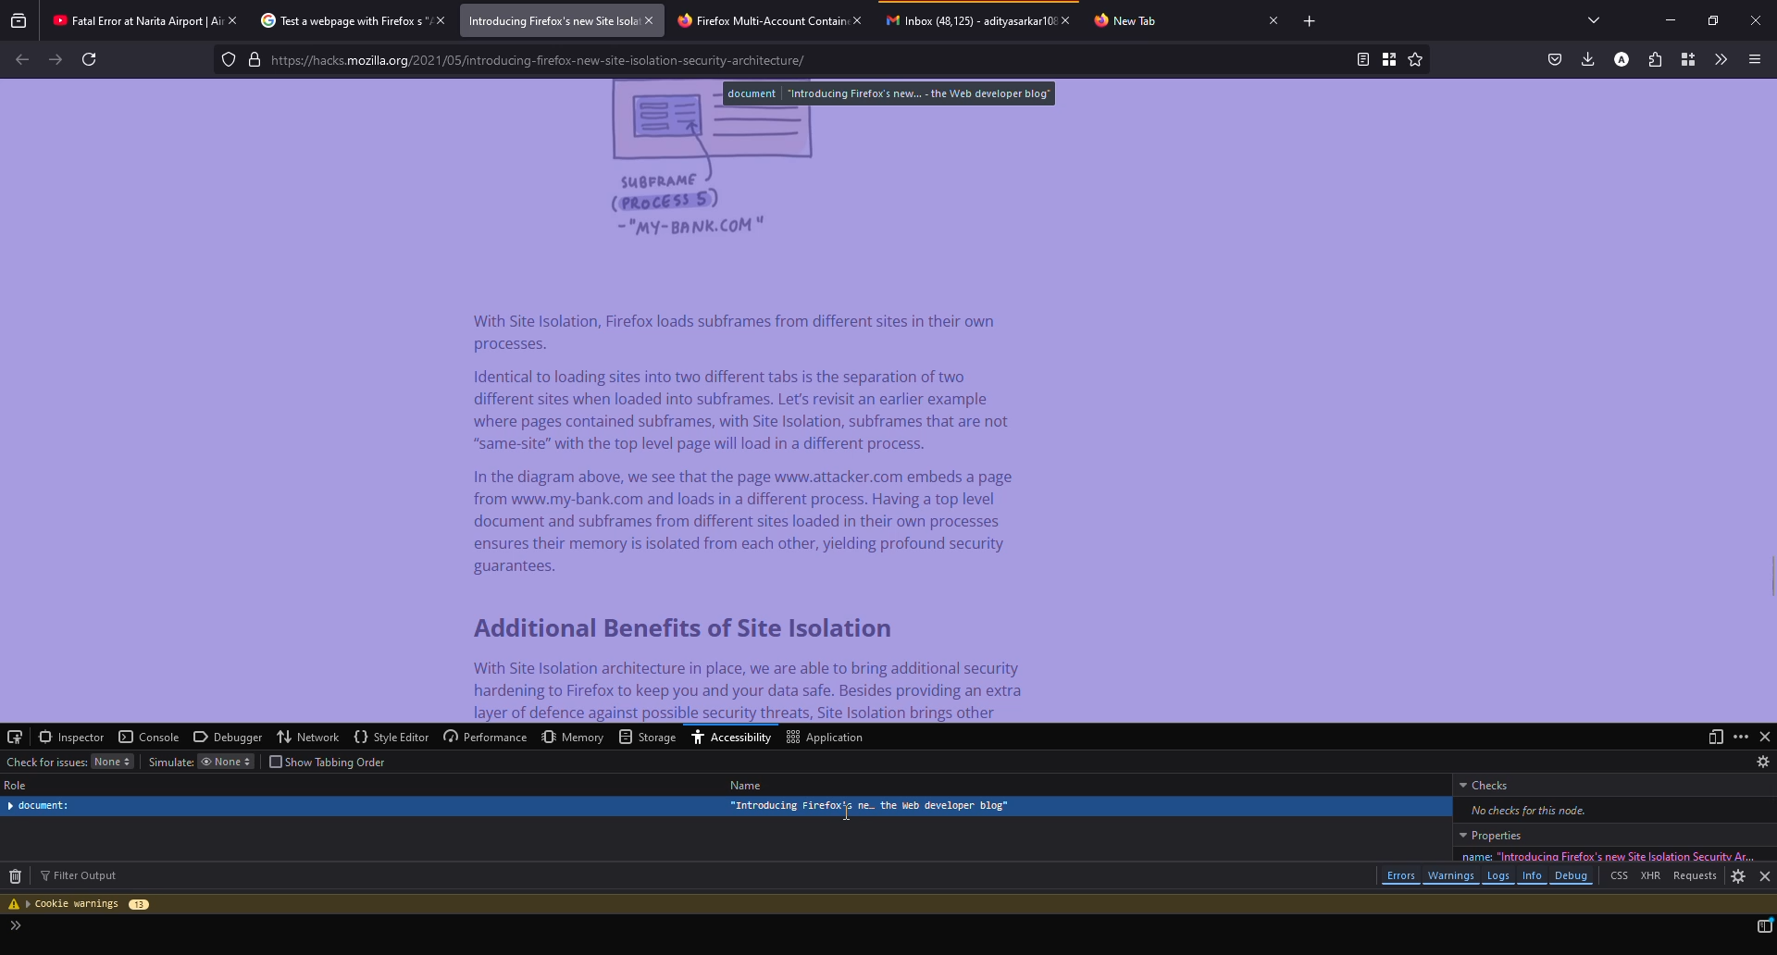 Image resolution: width=1777 pixels, height=955 pixels. Describe the element at coordinates (1655, 59) in the screenshot. I see `extensions` at that location.